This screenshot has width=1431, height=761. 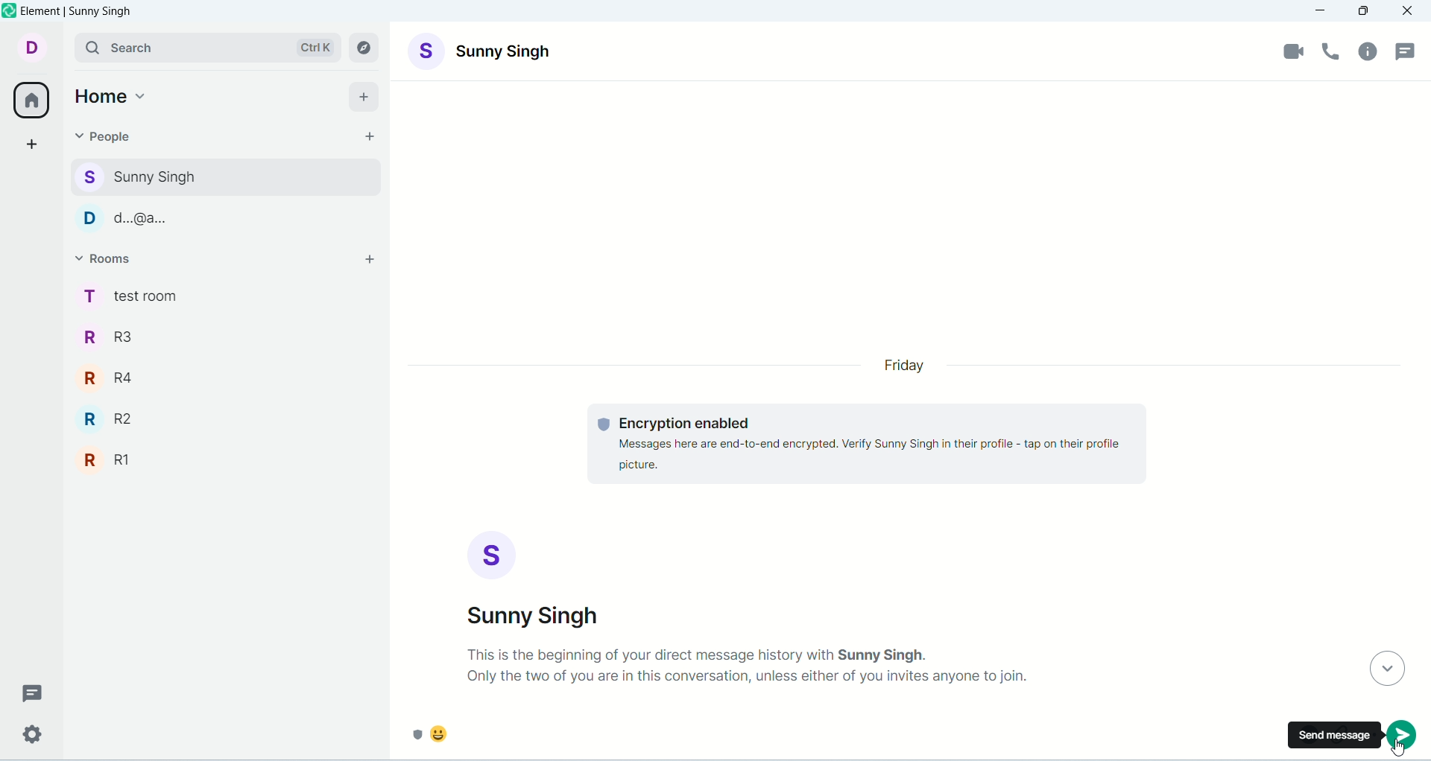 What do you see at coordinates (866, 445) in the screenshot?
I see `test` at bounding box center [866, 445].